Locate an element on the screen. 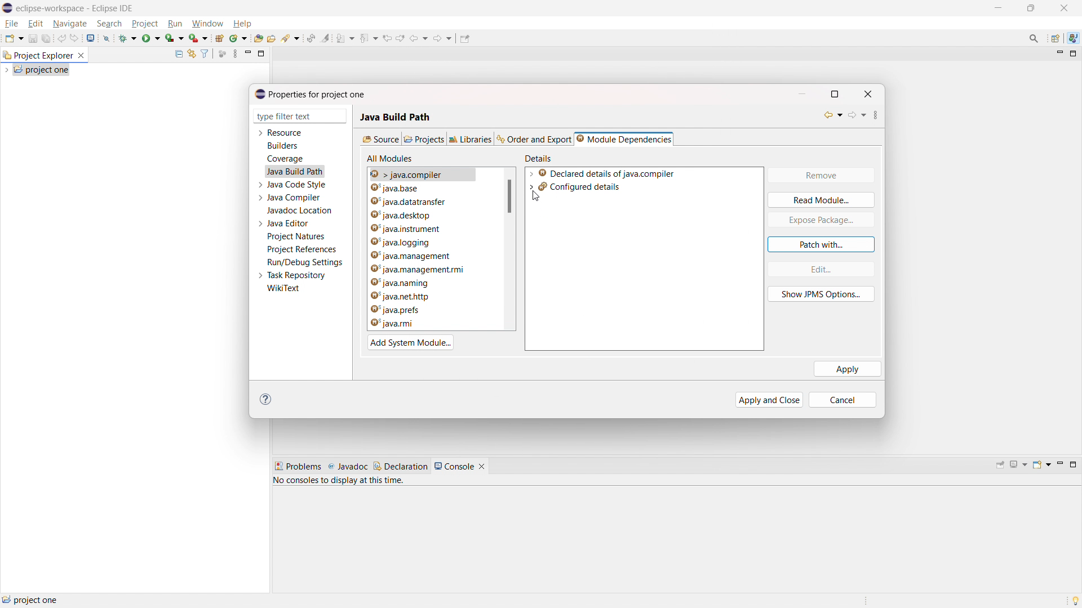  help is located at coordinates (268, 400).